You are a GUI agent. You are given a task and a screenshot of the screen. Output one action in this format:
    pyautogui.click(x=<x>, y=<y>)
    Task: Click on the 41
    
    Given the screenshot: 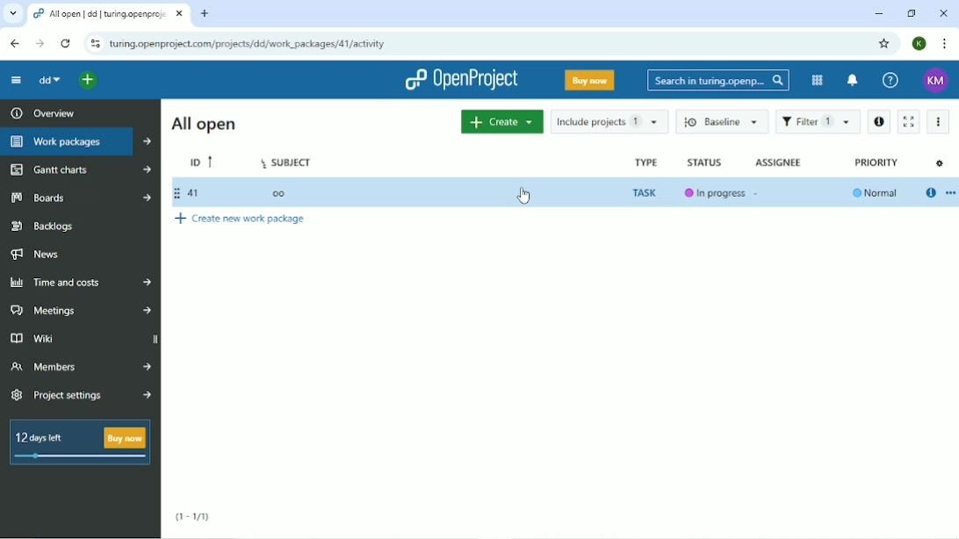 What is the action you would take?
    pyautogui.click(x=187, y=194)
    